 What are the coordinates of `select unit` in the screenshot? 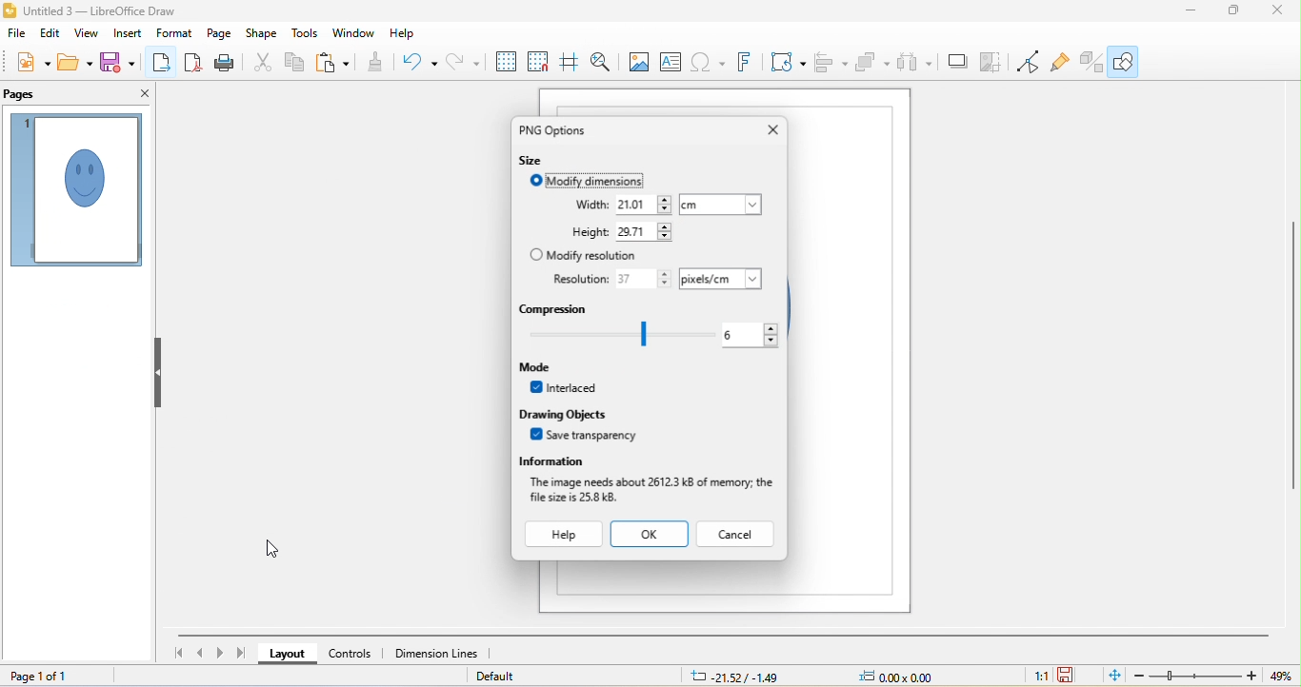 It's located at (725, 280).